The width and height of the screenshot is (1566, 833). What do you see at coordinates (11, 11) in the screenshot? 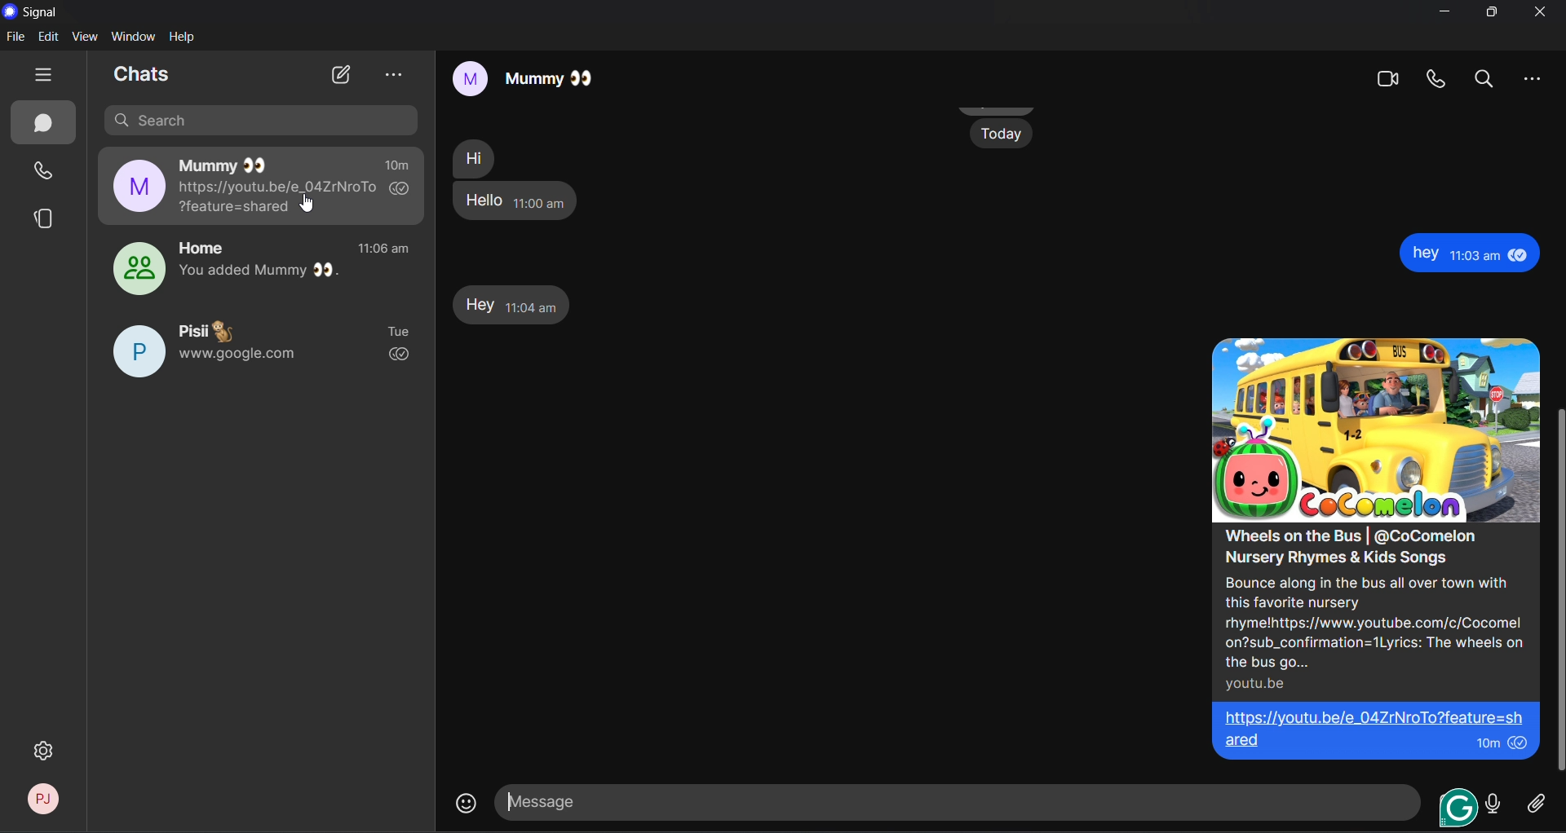
I see `logo` at bounding box center [11, 11].